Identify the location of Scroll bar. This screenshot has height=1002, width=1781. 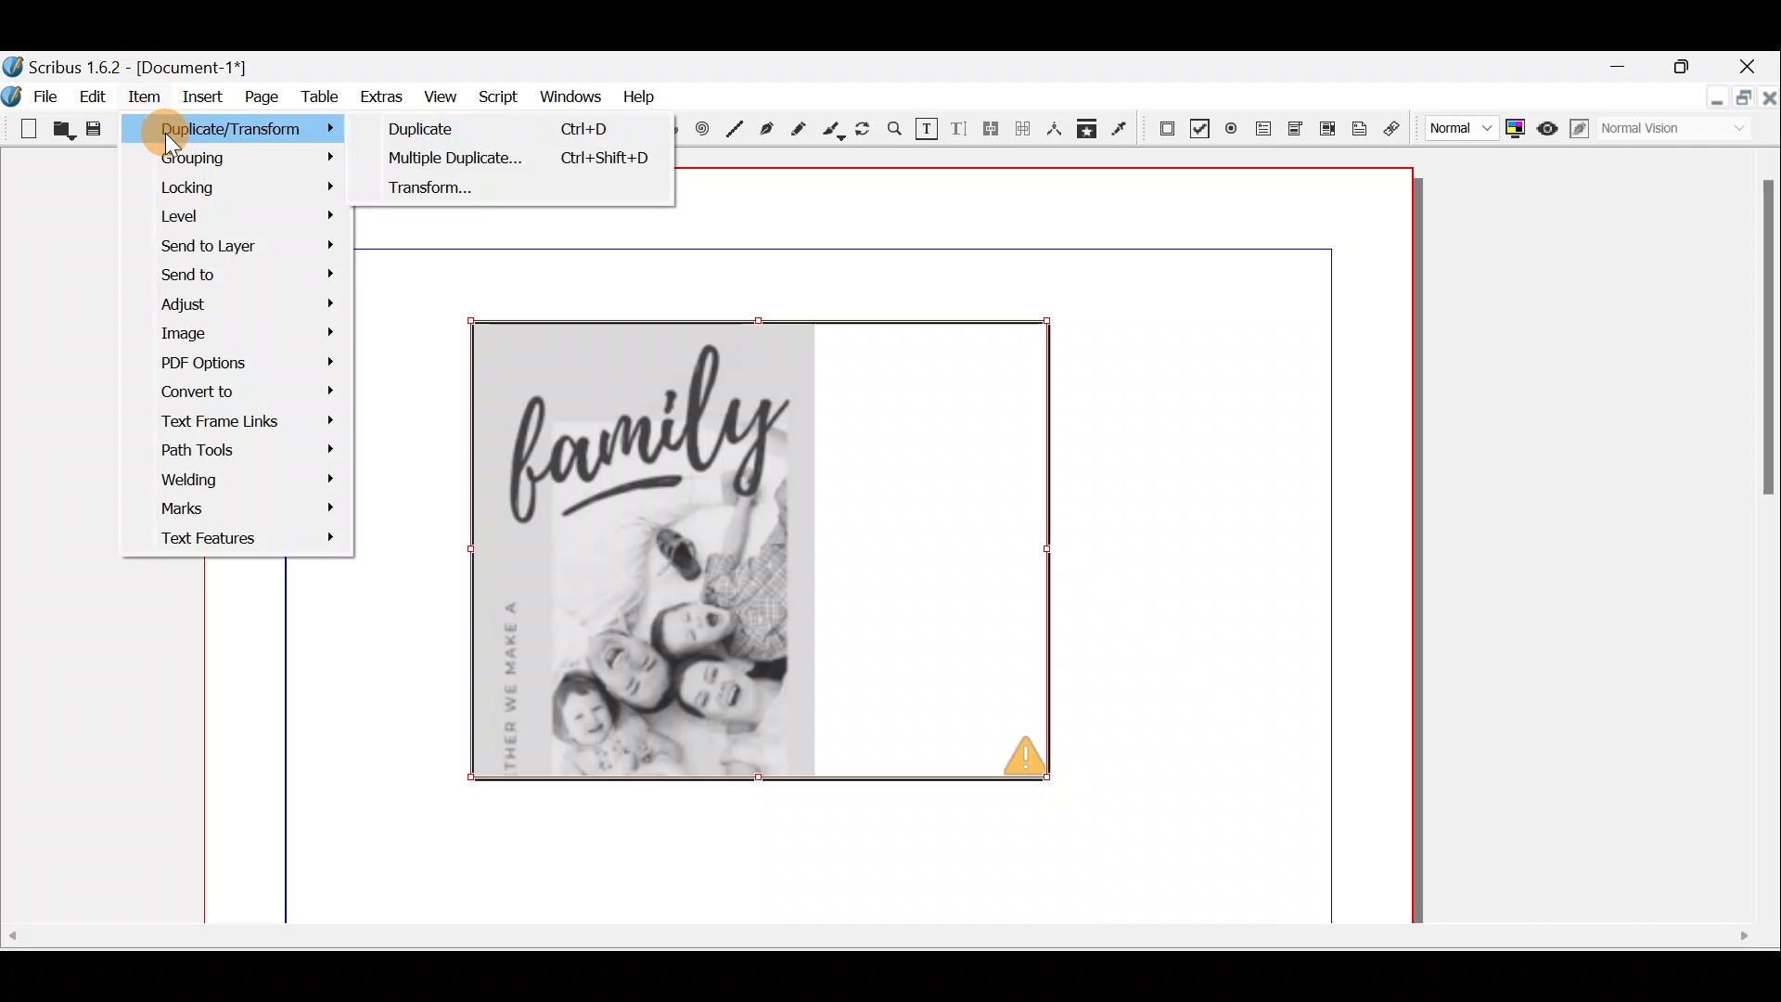
(1754, 544).